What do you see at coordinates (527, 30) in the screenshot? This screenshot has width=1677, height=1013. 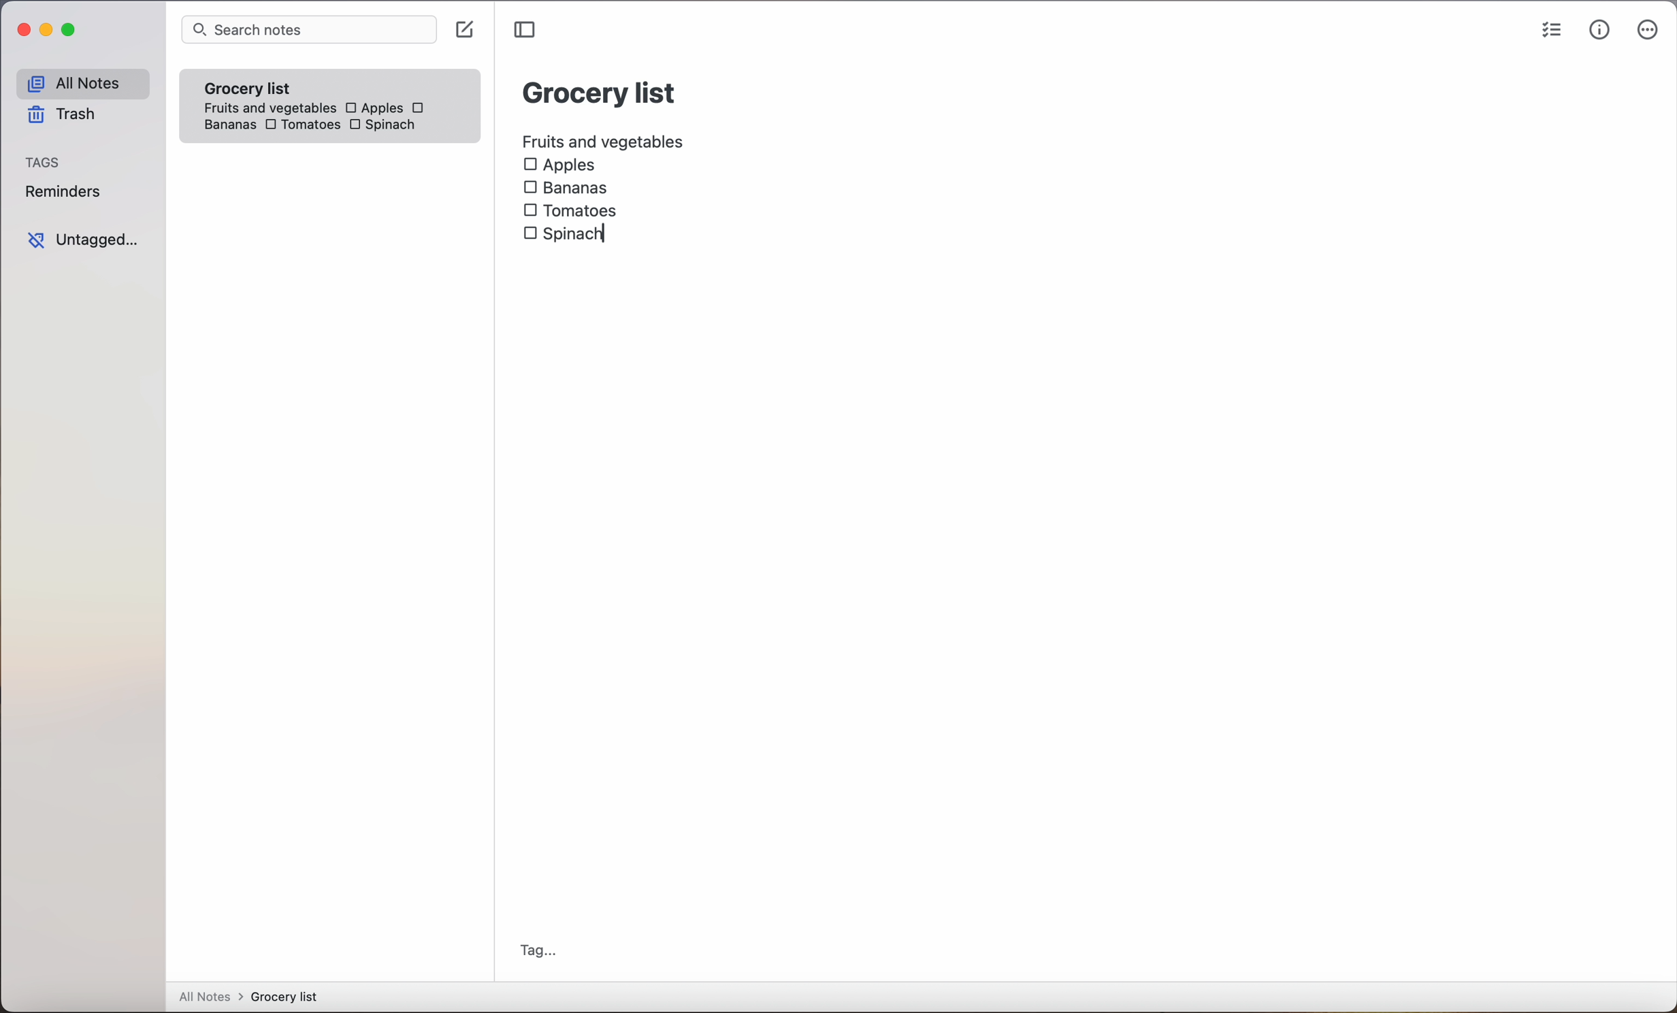 I see `toggle sidebar` at bounding box center [527, 30].